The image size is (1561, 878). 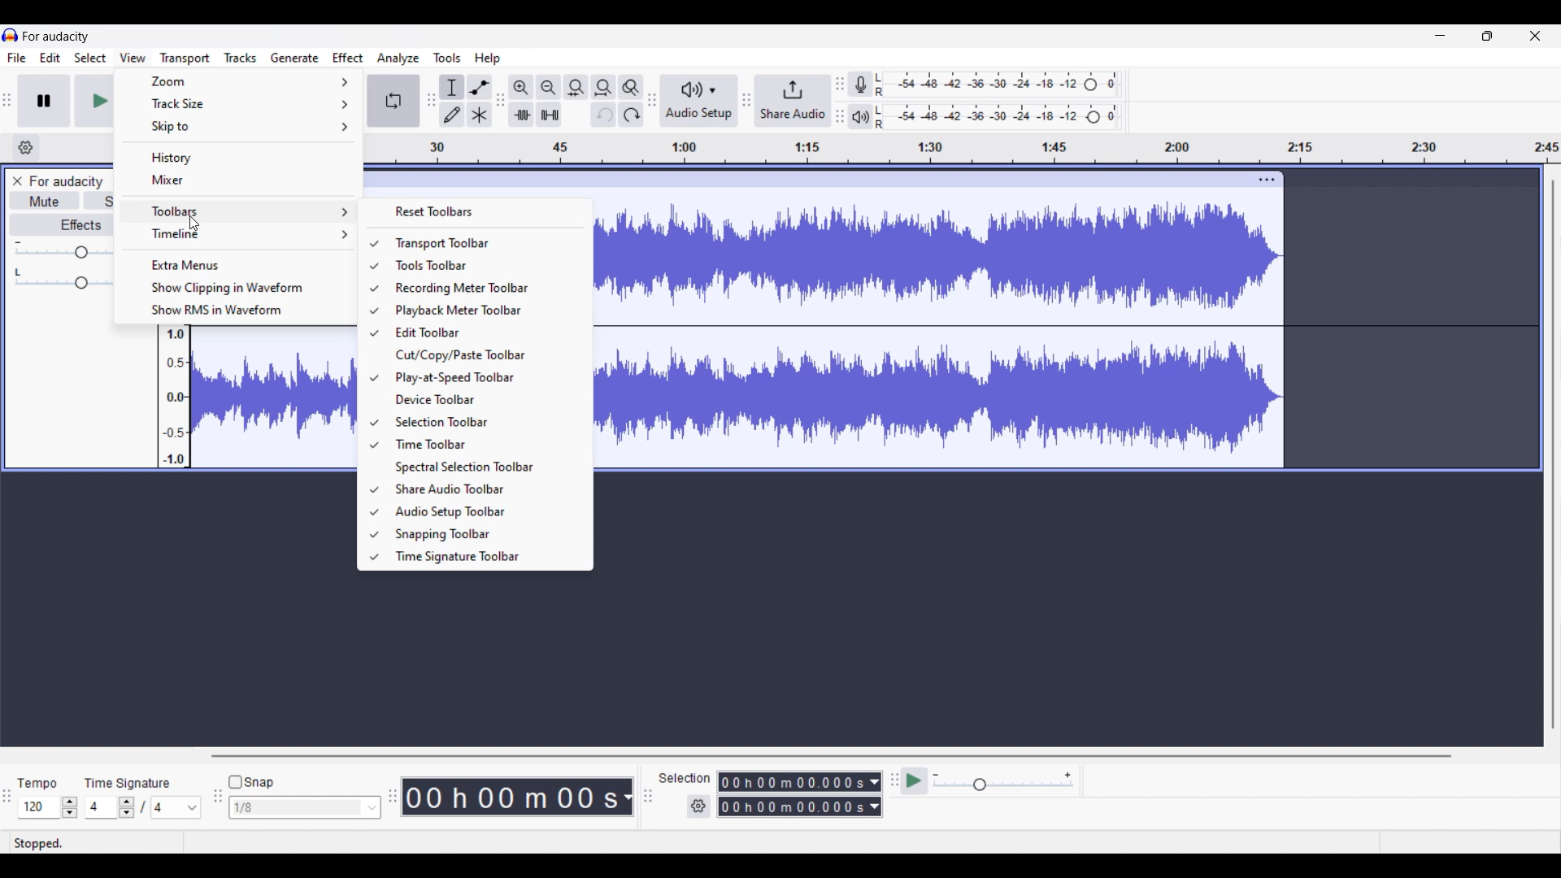 What do you see at coordinates (999, 85) in the screenshot?
I see `Recording level` at bounding box center [999, 85].